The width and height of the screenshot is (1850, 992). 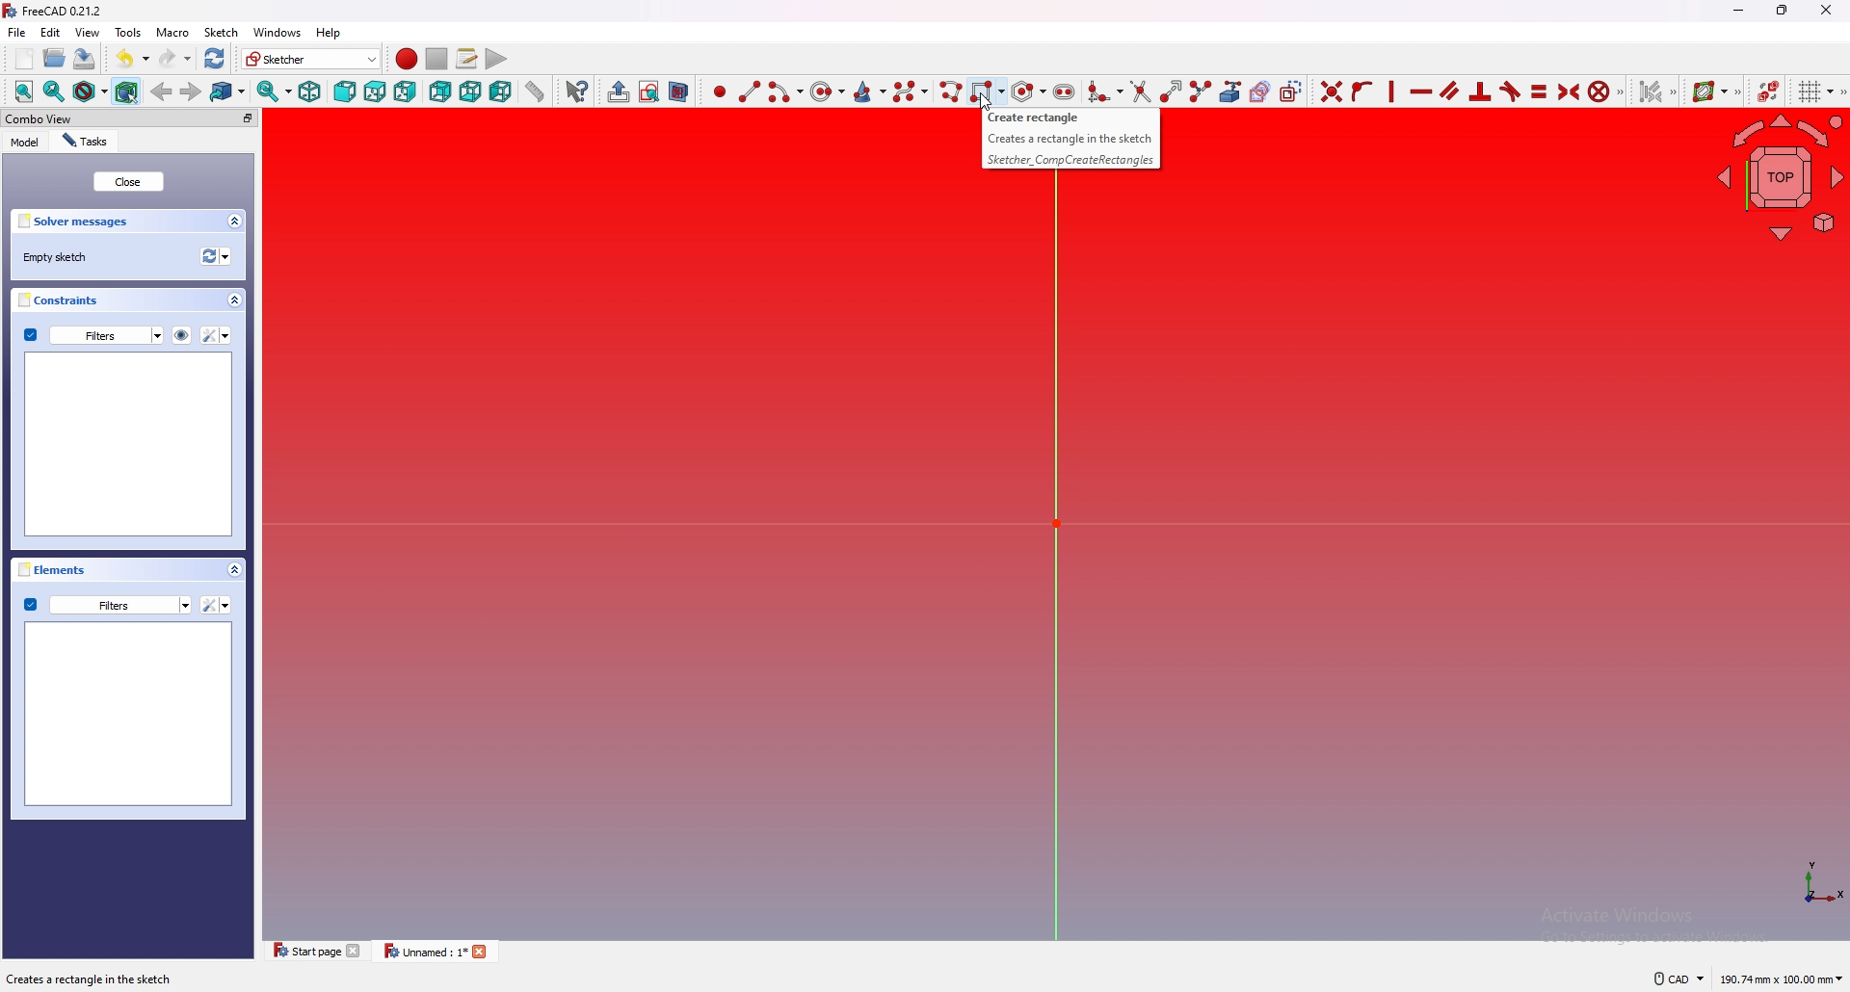 What do you see at coordinates (1817, 91) in the screenshot?
I see `toggle grid` at bounding box center [1817, 91].